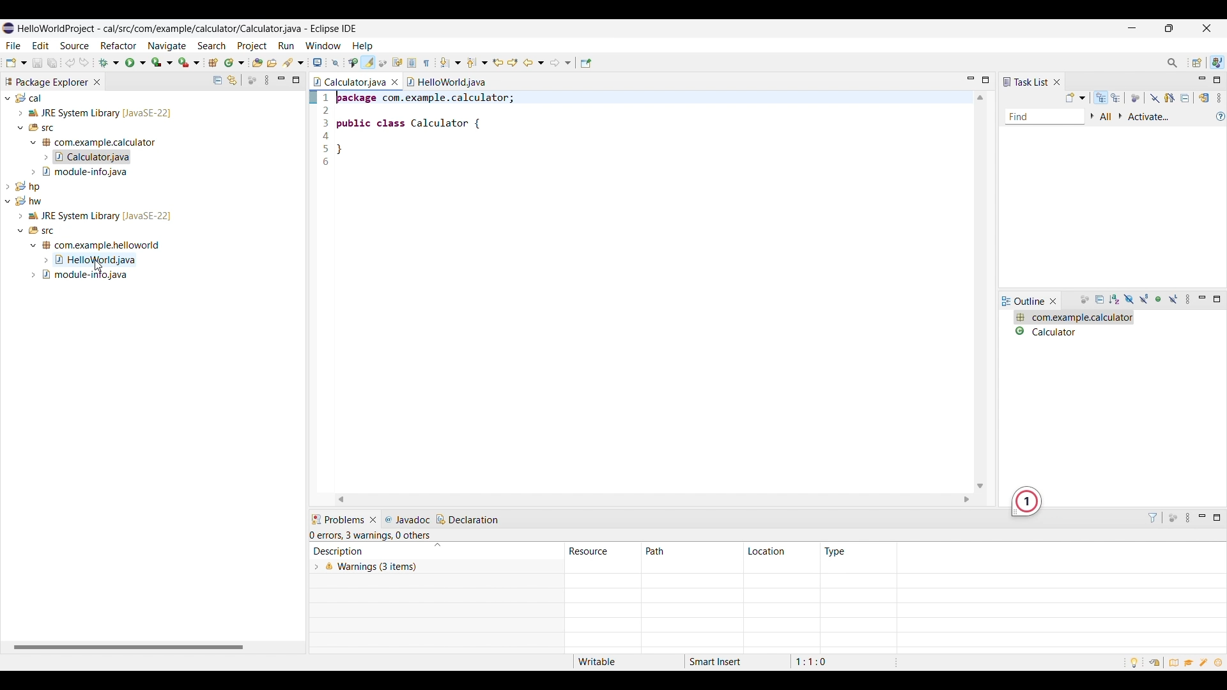 The width and height of the screenshot is (1227, 690). Describe the element at coordinates (341, 500) in the screenshot. I see `Quick slide to left` at that location.